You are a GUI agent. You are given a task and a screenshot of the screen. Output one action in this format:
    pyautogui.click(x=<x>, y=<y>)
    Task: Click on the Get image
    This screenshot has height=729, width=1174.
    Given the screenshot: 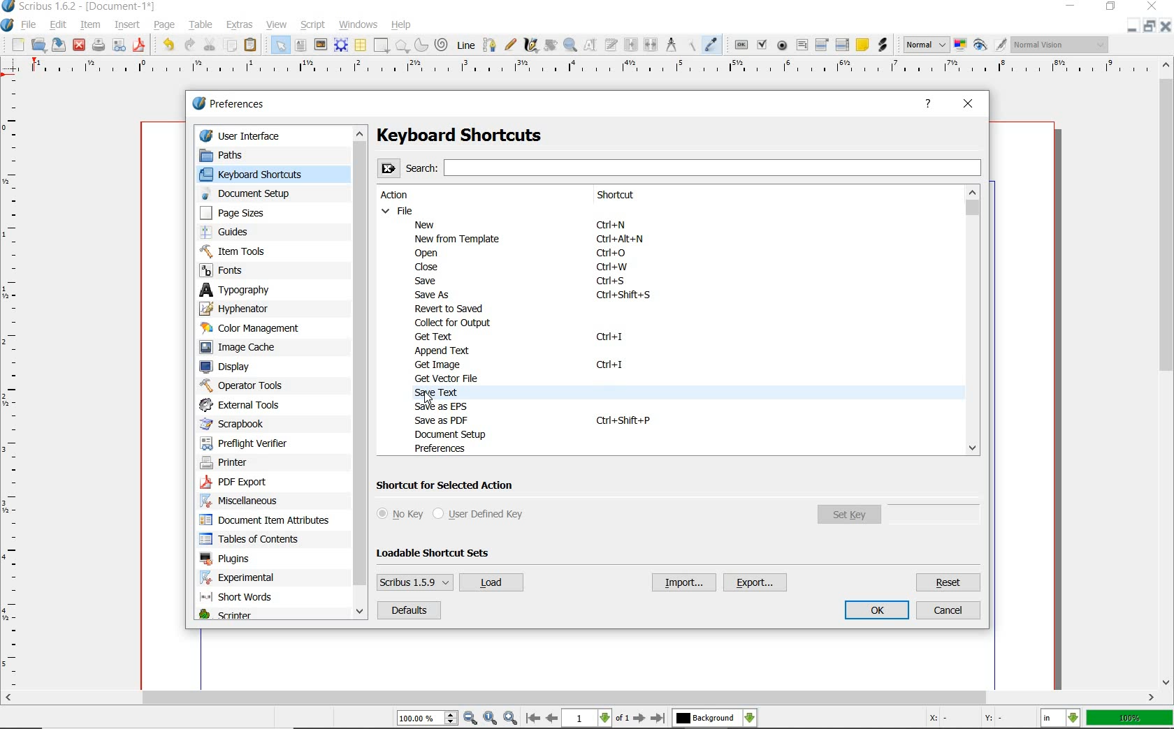 What is the action you would take?
    pyautogui.click(x=444, y=364)
    